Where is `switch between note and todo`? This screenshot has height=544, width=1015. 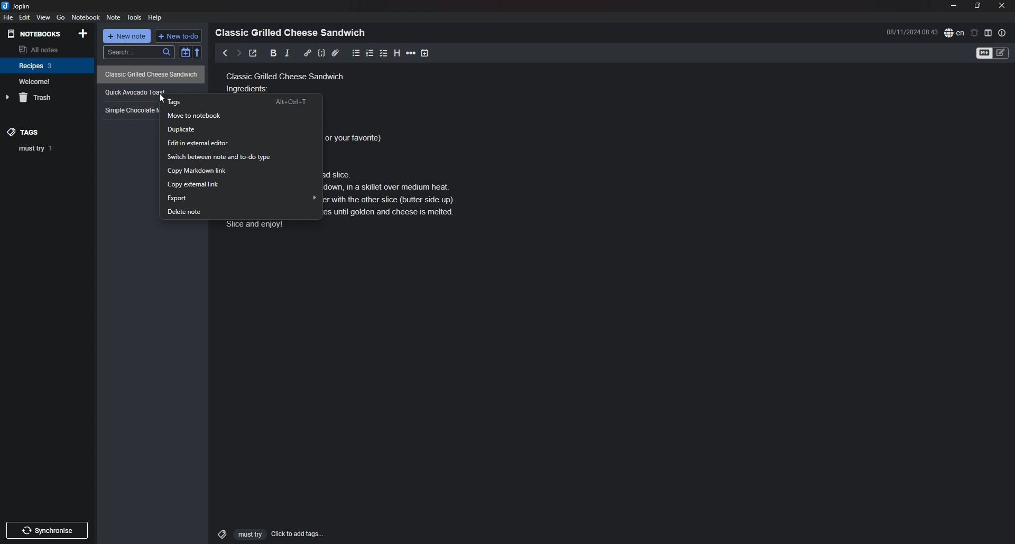 switch between note and todo is located at coordinates (241, 157).